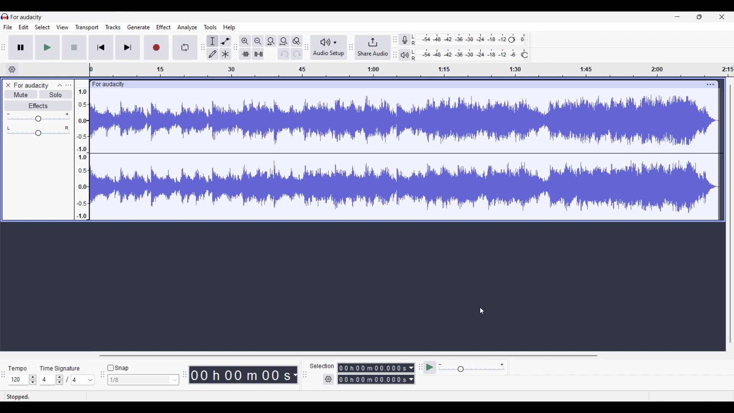 This screenshot has width=734, height=413. Describe the element at coordinates (67, 114) in the screenshot. I see `Increase volume` at that location.